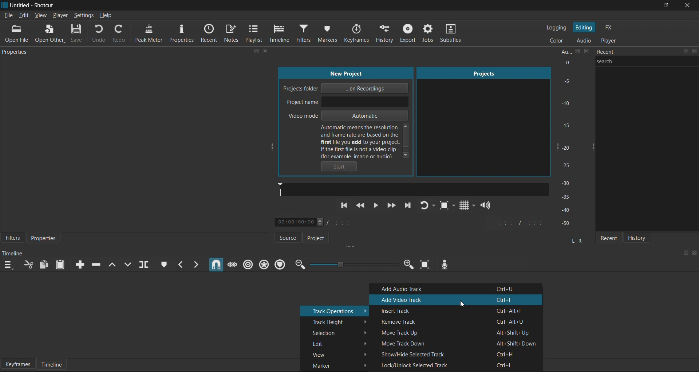 This screenshot has width=699, height=372. I want to click on pause, so click(376, 205).